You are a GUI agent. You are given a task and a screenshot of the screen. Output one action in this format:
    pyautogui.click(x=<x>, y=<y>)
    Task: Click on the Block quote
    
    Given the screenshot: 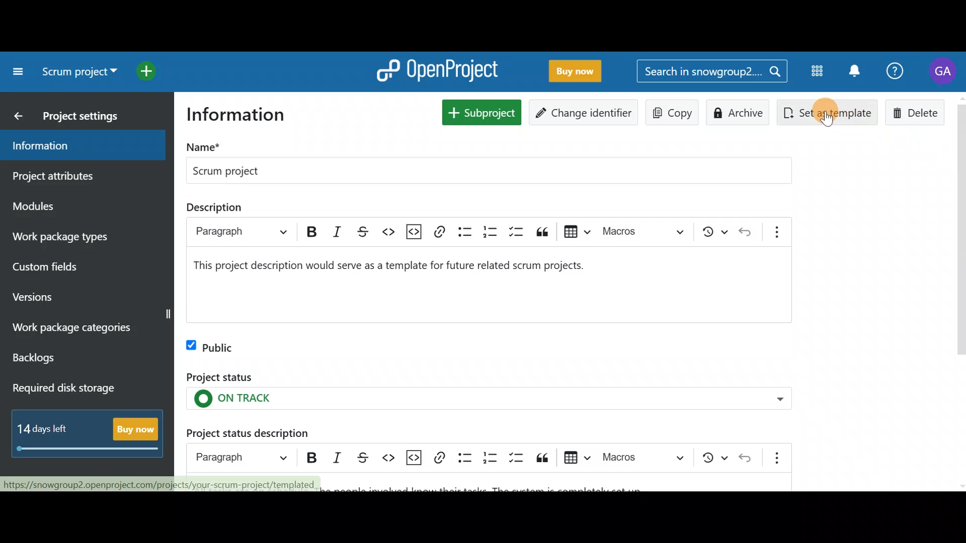 What is the action you would take?
    pyautogui.click(x=543, y=458)
    